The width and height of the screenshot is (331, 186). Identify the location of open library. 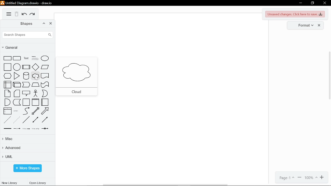
(38, 183).